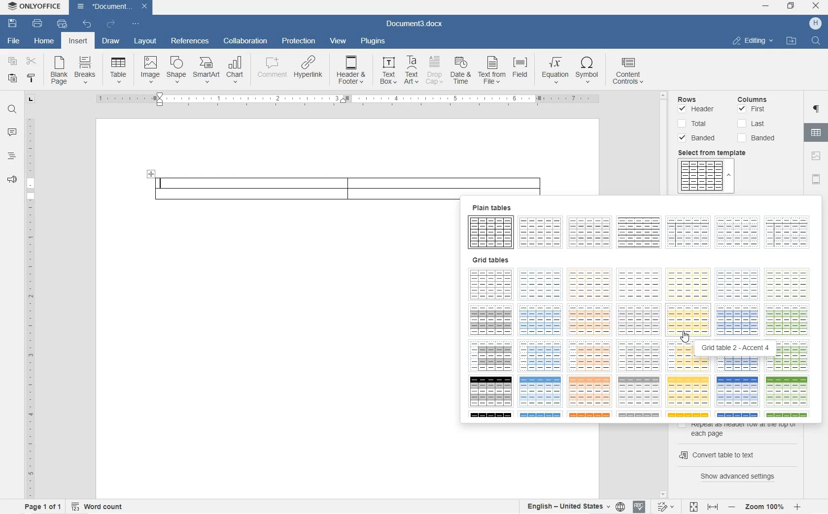 The height and width of the screenshot is (514, 828). What do you see at coordinates (573, 505) in the screenshot?
I see `SET TEXT OR DOCUMENT LANGUAGE` at bounding box center [573, 505].